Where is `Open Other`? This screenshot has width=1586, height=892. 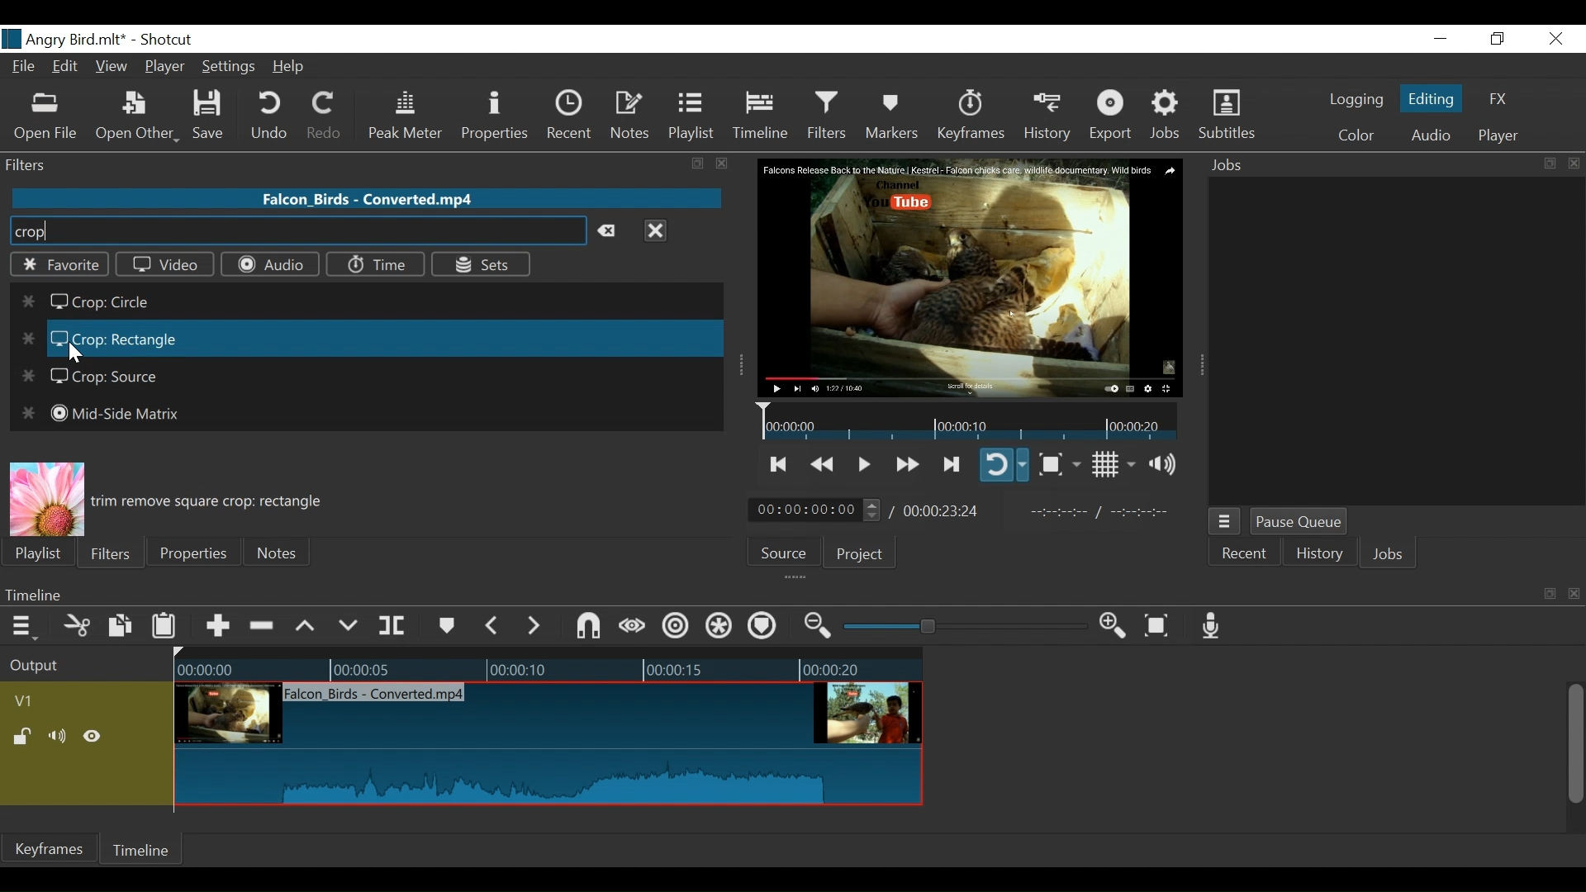
Open Other is located at coordinates (137, 116).